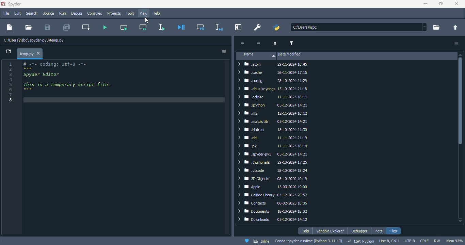 The width and height of the screenshot is (465, 245). Describe the element at coordinates (225, 51) in the screenshot. I see `options` at that location.